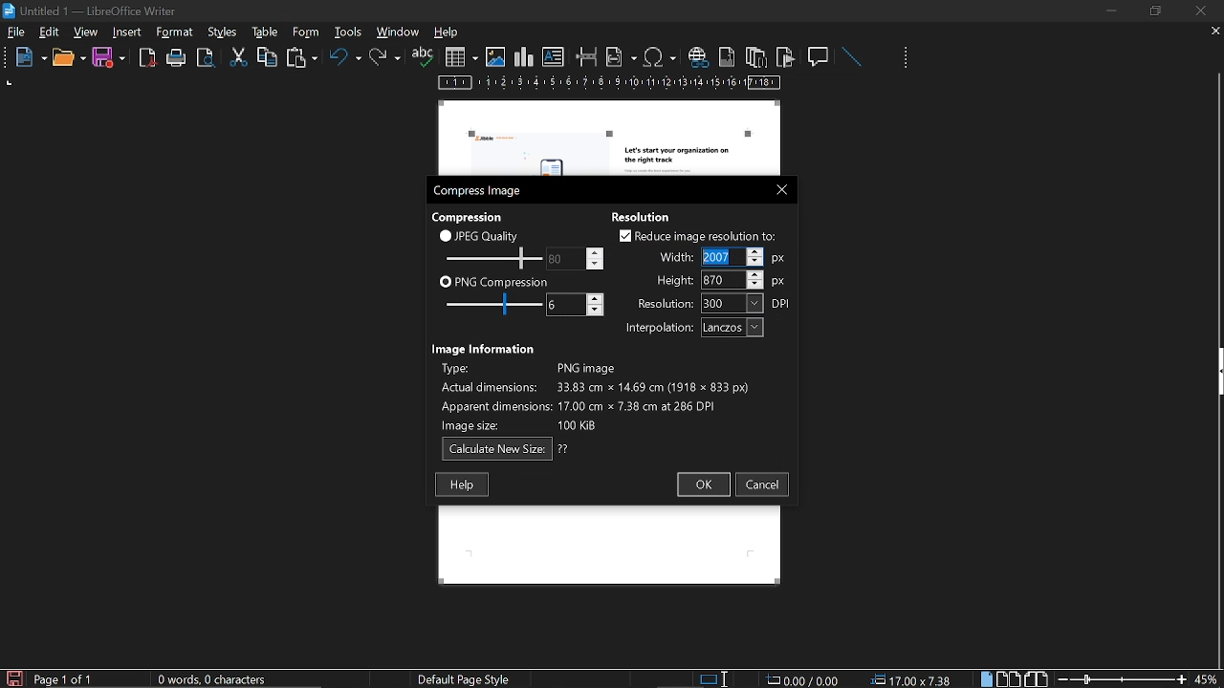 The height and width of the screenshot is (688, 1224). Describe the element at coordinates (725, 56) in the screenshot. I see `insert footnote` at that location.